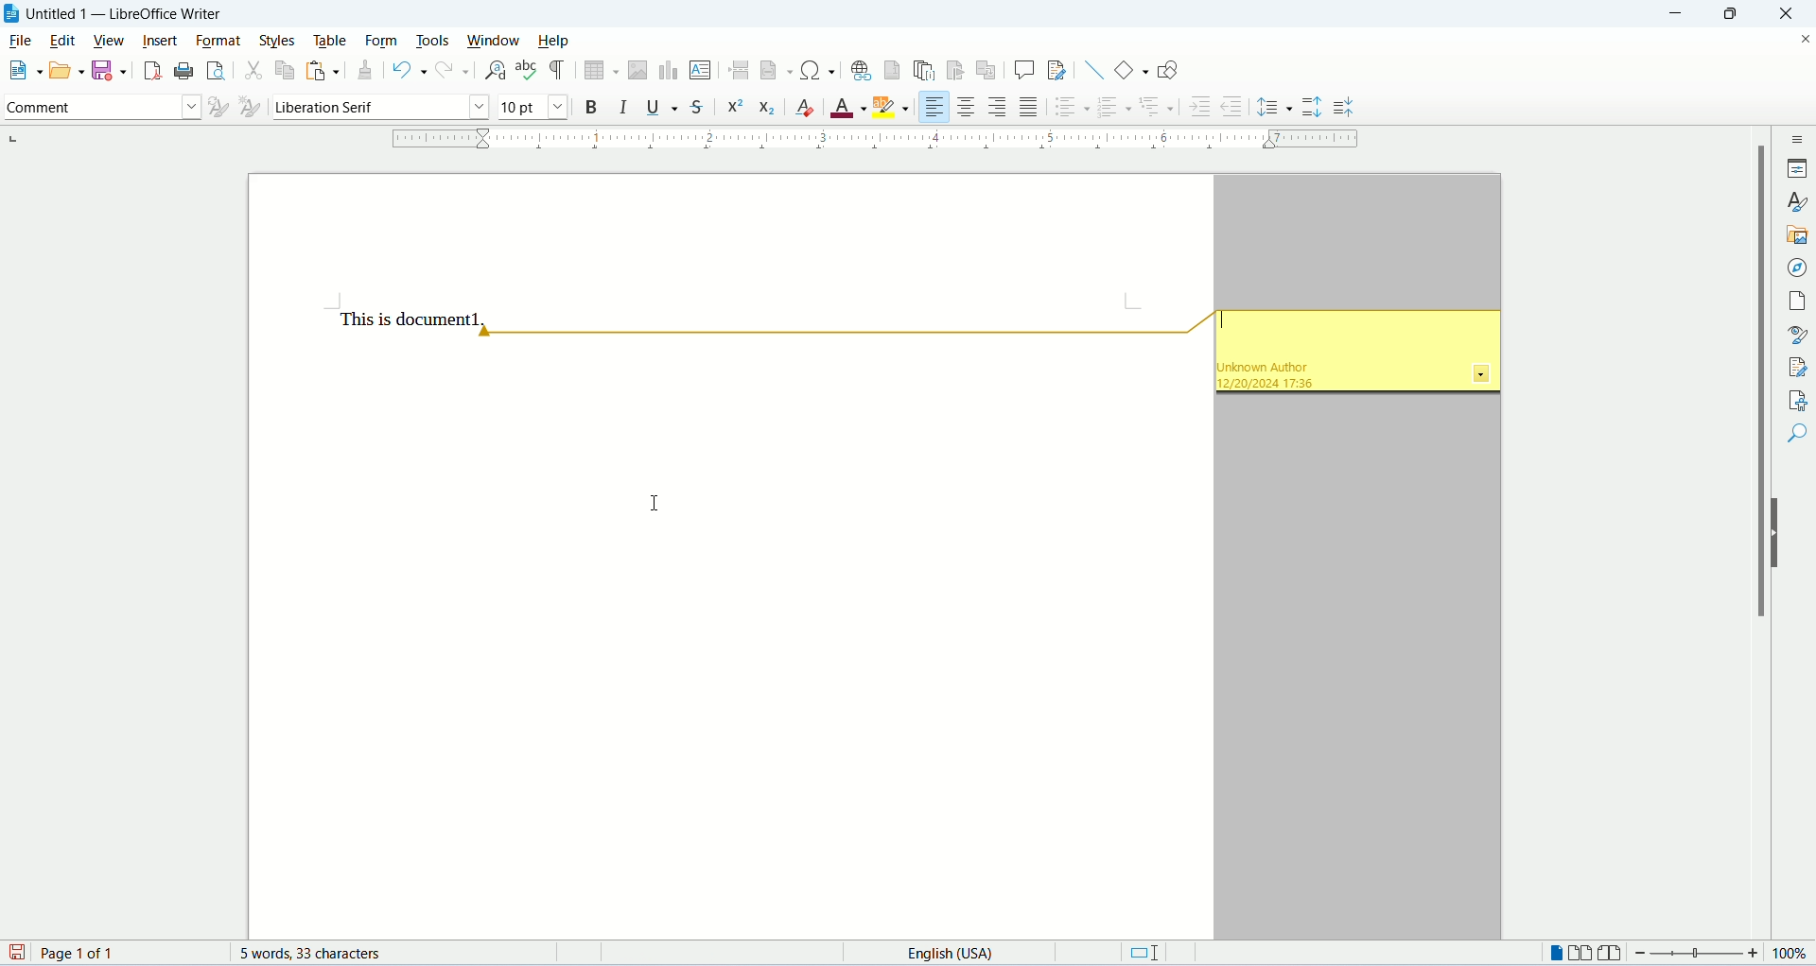  What do you see at coordinates (158, 41) in the screenshot?
I see `insert` at bounding box center [158, 41].